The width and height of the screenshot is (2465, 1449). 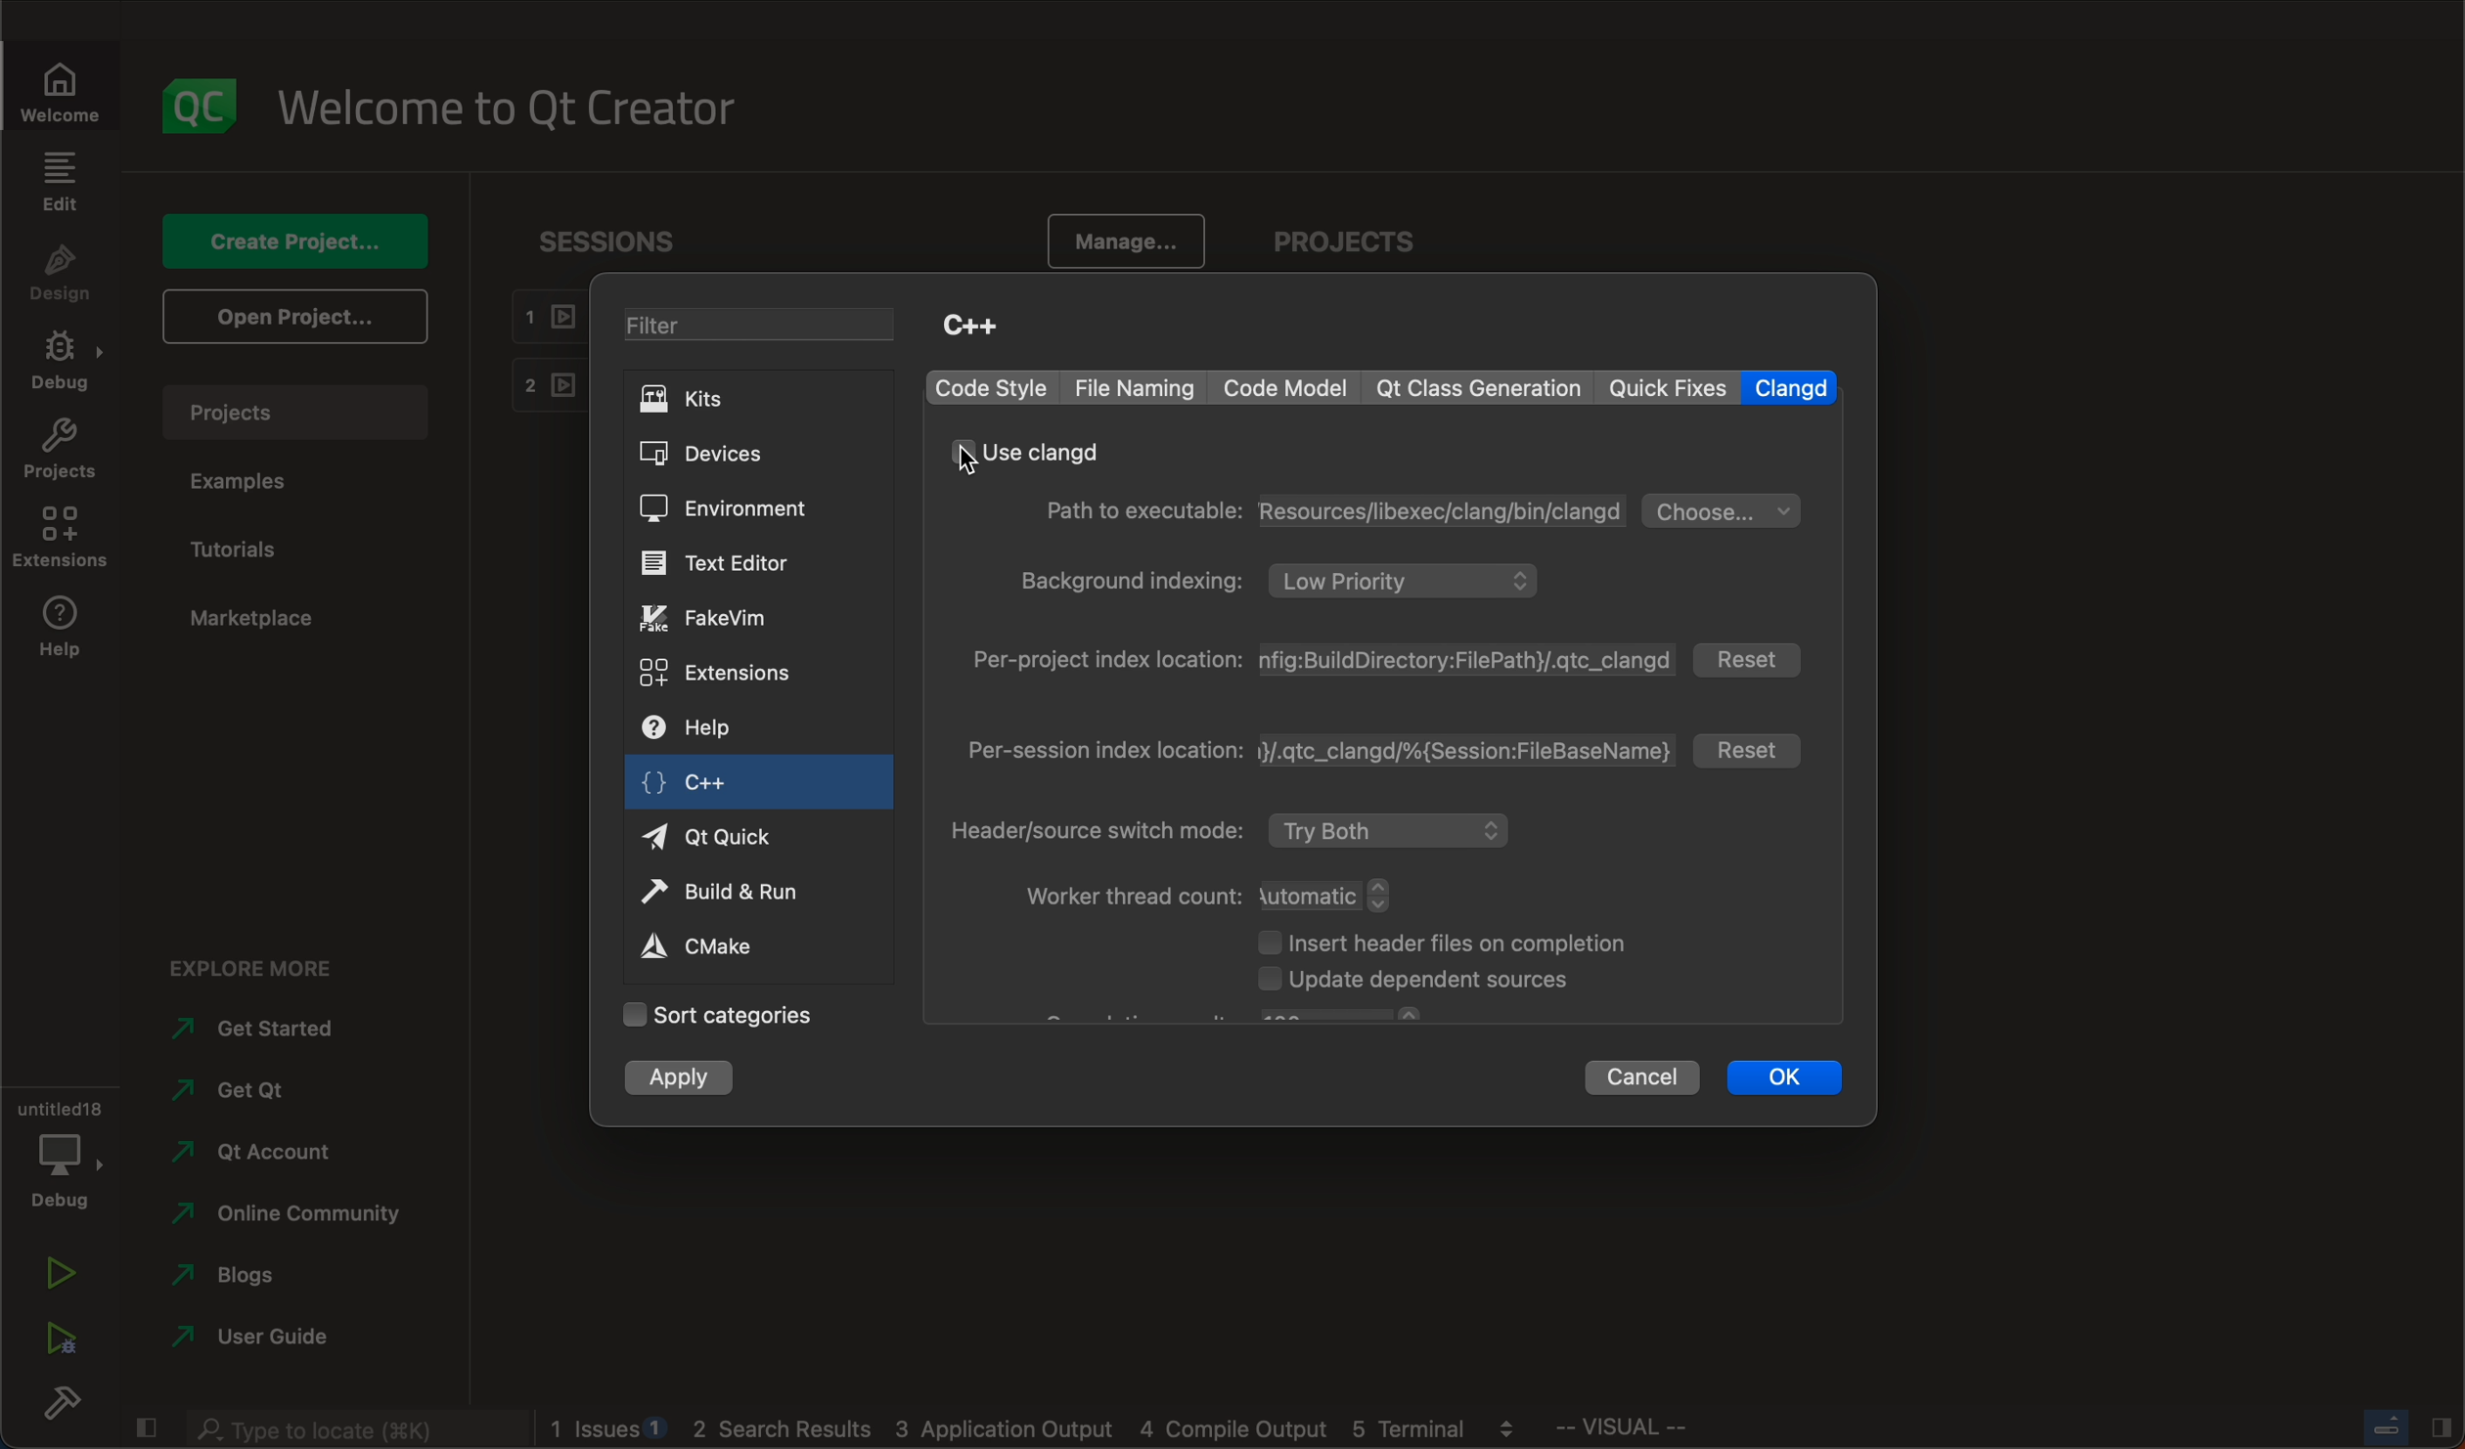 I want to click on design, so click(x=67, y=276).